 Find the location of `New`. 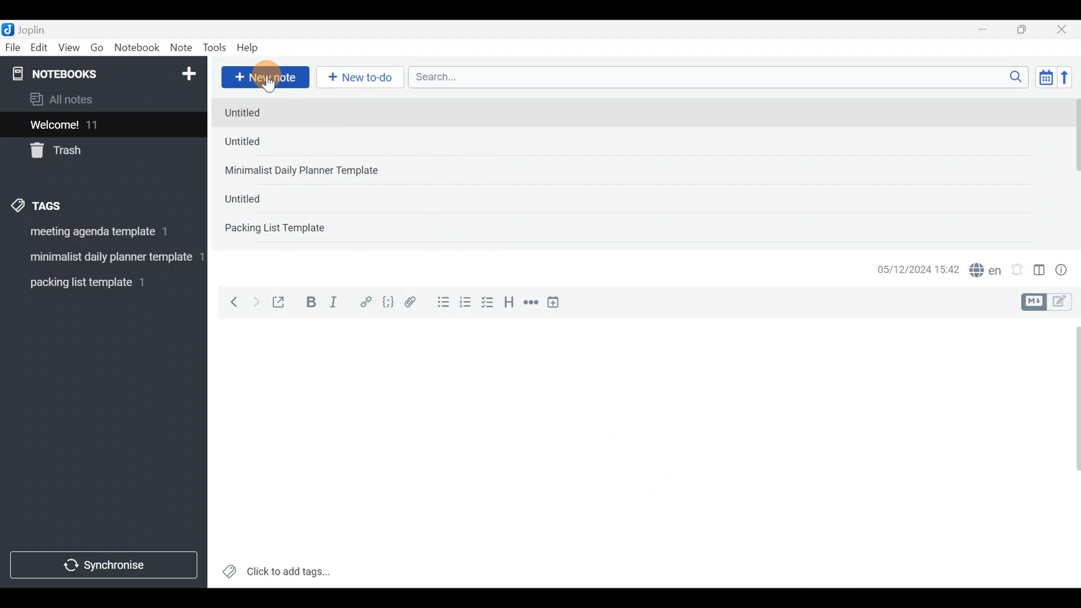

New is located at coordinates (188, 71).